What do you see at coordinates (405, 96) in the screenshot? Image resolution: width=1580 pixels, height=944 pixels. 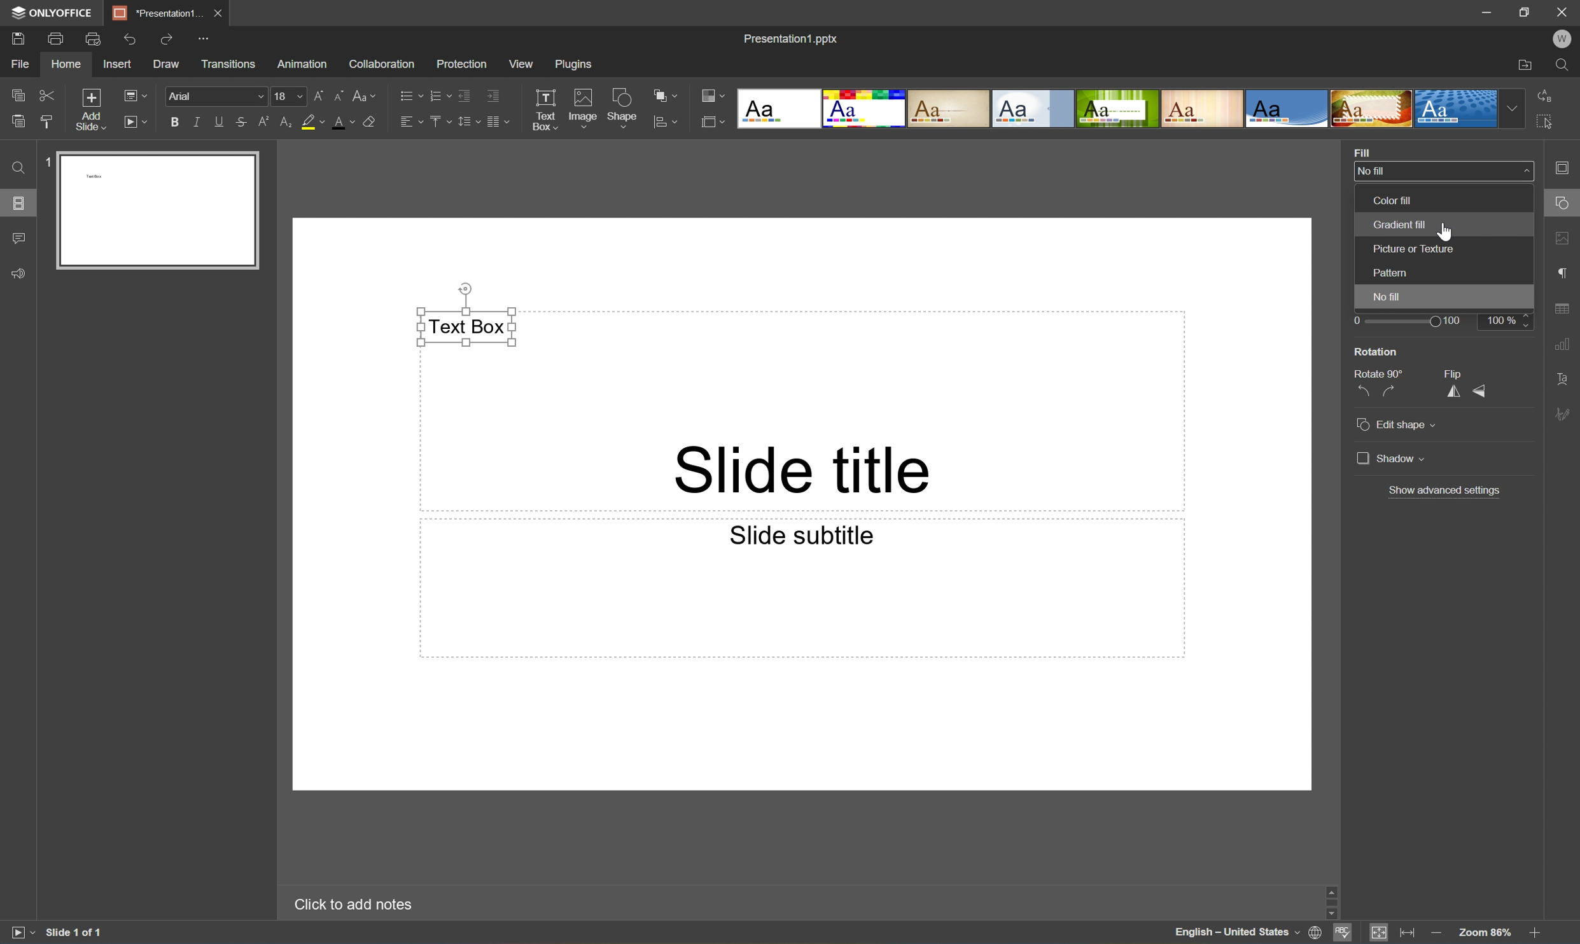 I see `Bullets` at bounding box center [405, 96].